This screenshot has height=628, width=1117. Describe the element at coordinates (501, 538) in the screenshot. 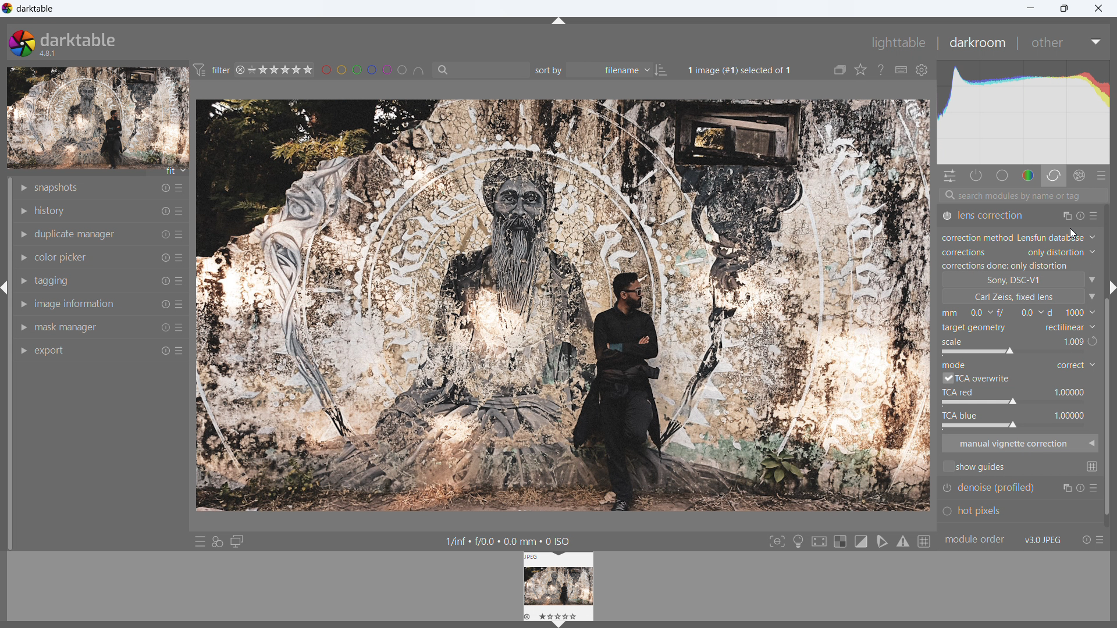

I see `1/inf « f/0.0 + 0.0 mm + 0 ISO` at that location.